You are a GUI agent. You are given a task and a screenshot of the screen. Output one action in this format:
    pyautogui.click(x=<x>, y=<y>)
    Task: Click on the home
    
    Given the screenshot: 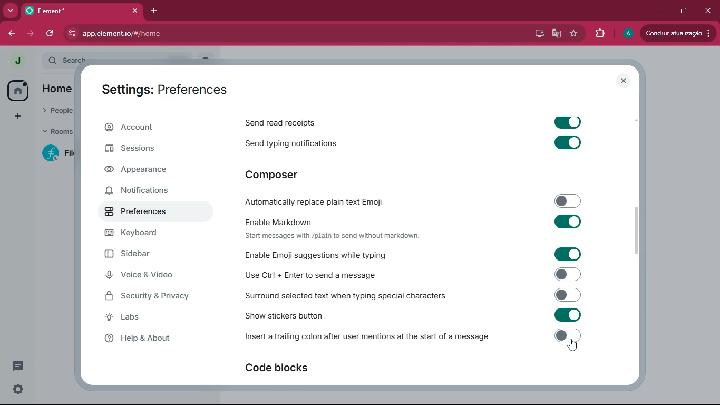 What is the action you would take?
    pyautogui.click(x=17, y=90)
    